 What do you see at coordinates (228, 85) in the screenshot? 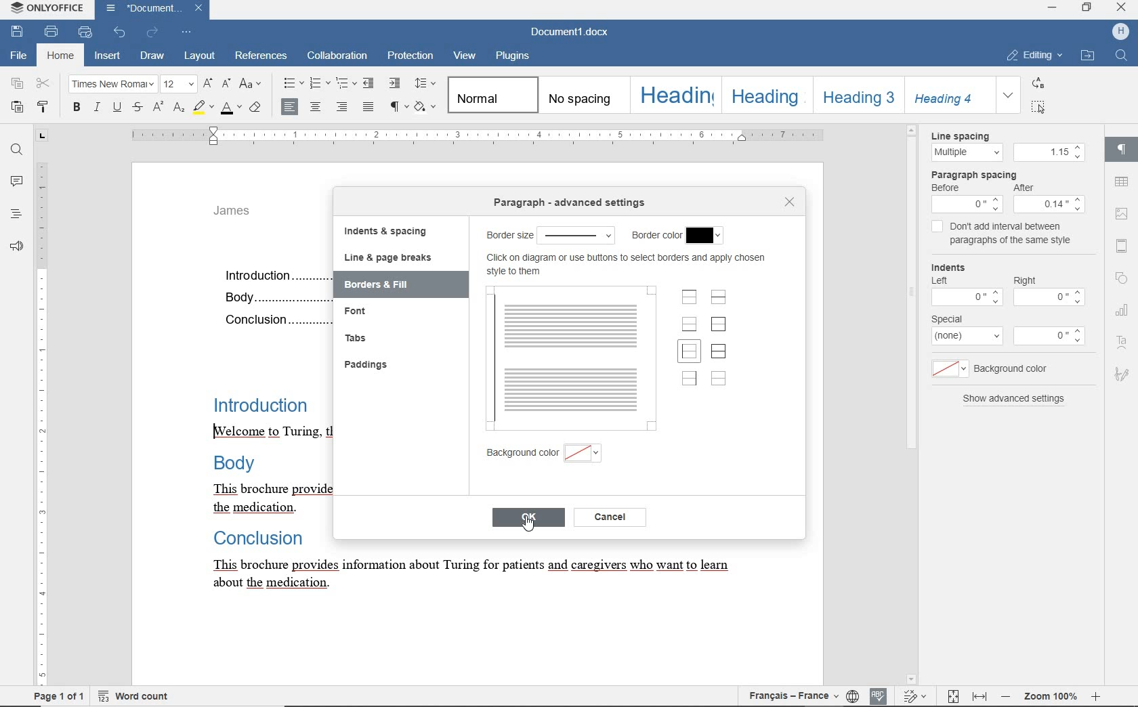
I see `decrement font size` at bounding box center [228, 85].